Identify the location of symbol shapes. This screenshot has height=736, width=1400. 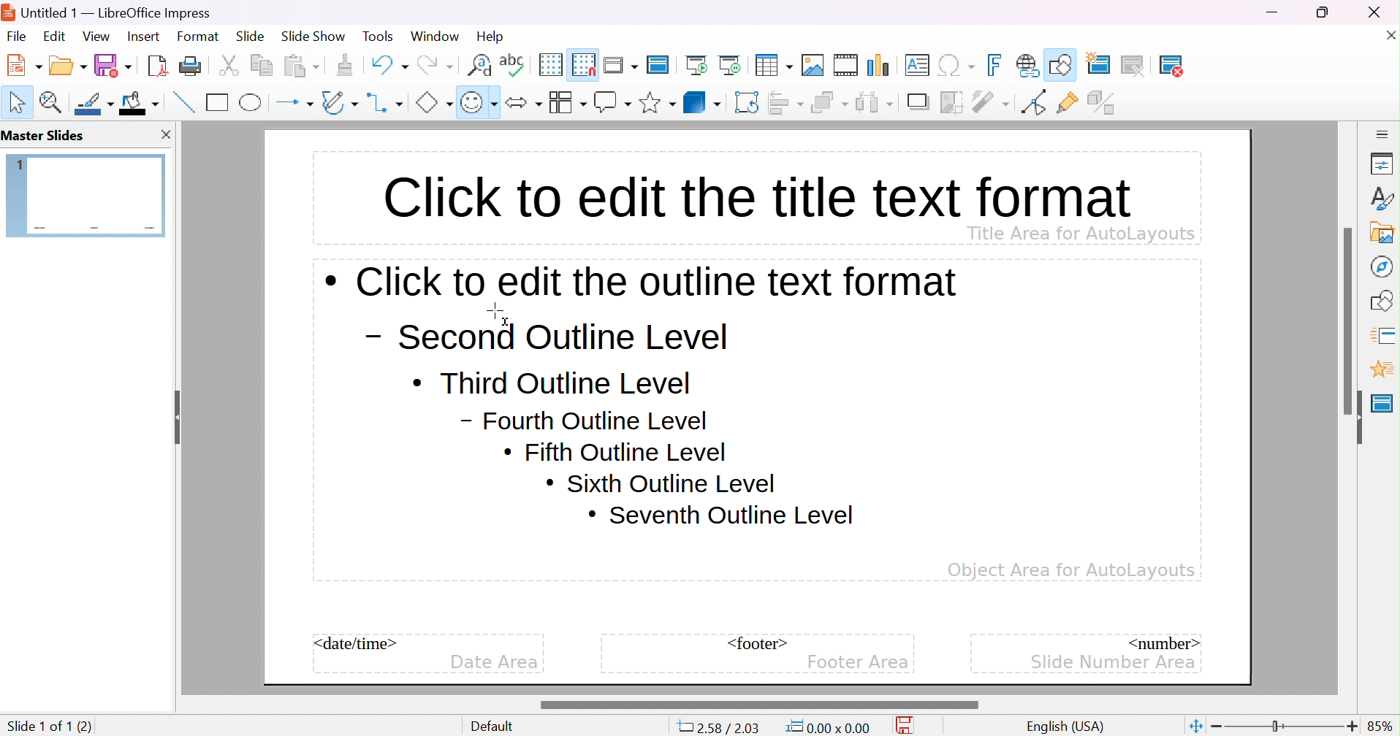
(479, 102).